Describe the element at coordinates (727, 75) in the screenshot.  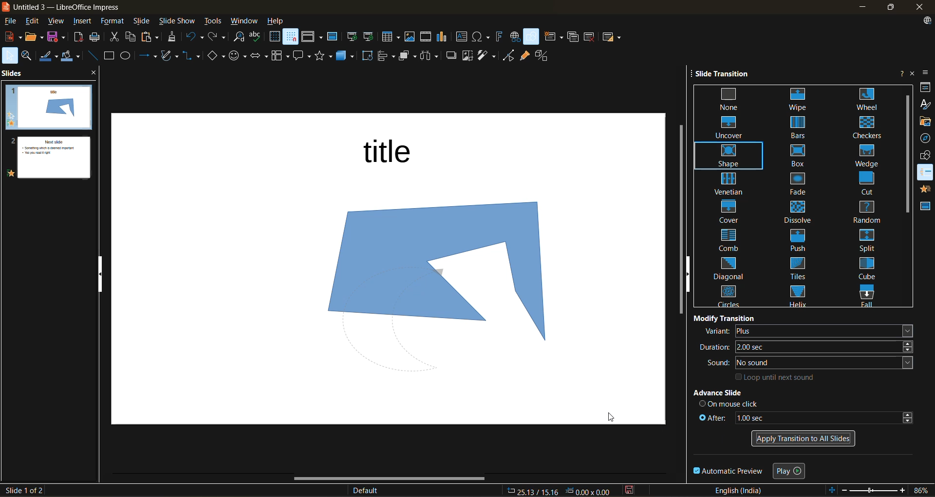
I see `slide transition` at that location.